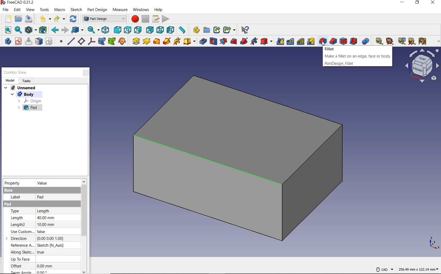  I want to click on tools, so click(45, 10).